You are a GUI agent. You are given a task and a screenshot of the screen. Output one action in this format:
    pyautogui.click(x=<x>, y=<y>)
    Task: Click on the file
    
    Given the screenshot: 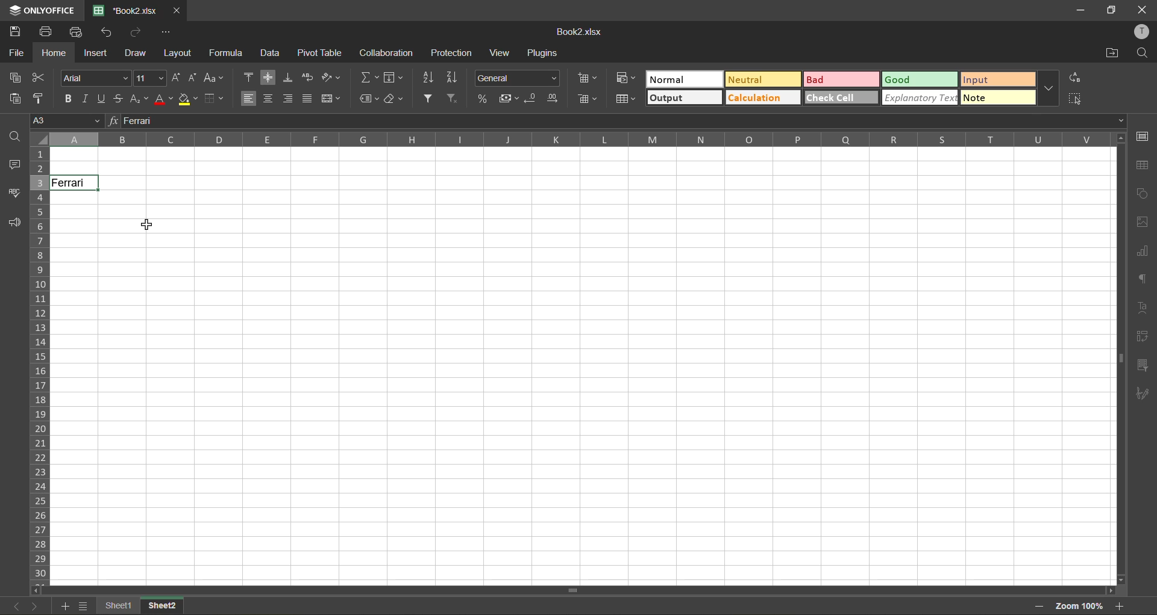 What is the action you would take?
    pyautogui.click(x=15, y=54)
    